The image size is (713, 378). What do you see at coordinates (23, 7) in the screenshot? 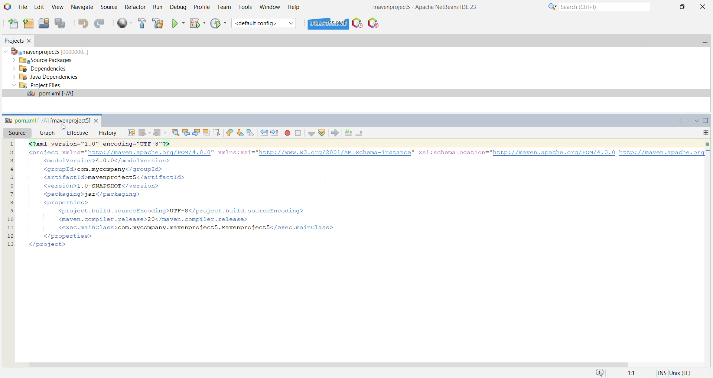
I see `File` at bounding box center [23, 7].